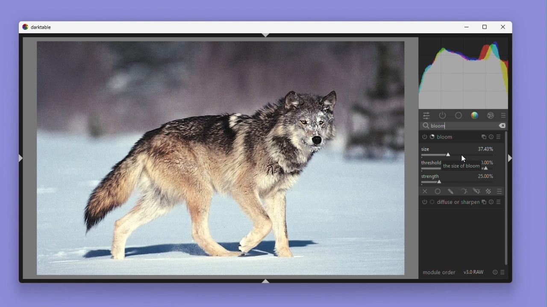 The width and height of the screenshot is (547, 307). Describe the element at coordinates (490, 115) in the screenshot. I see `Effect` at that location.